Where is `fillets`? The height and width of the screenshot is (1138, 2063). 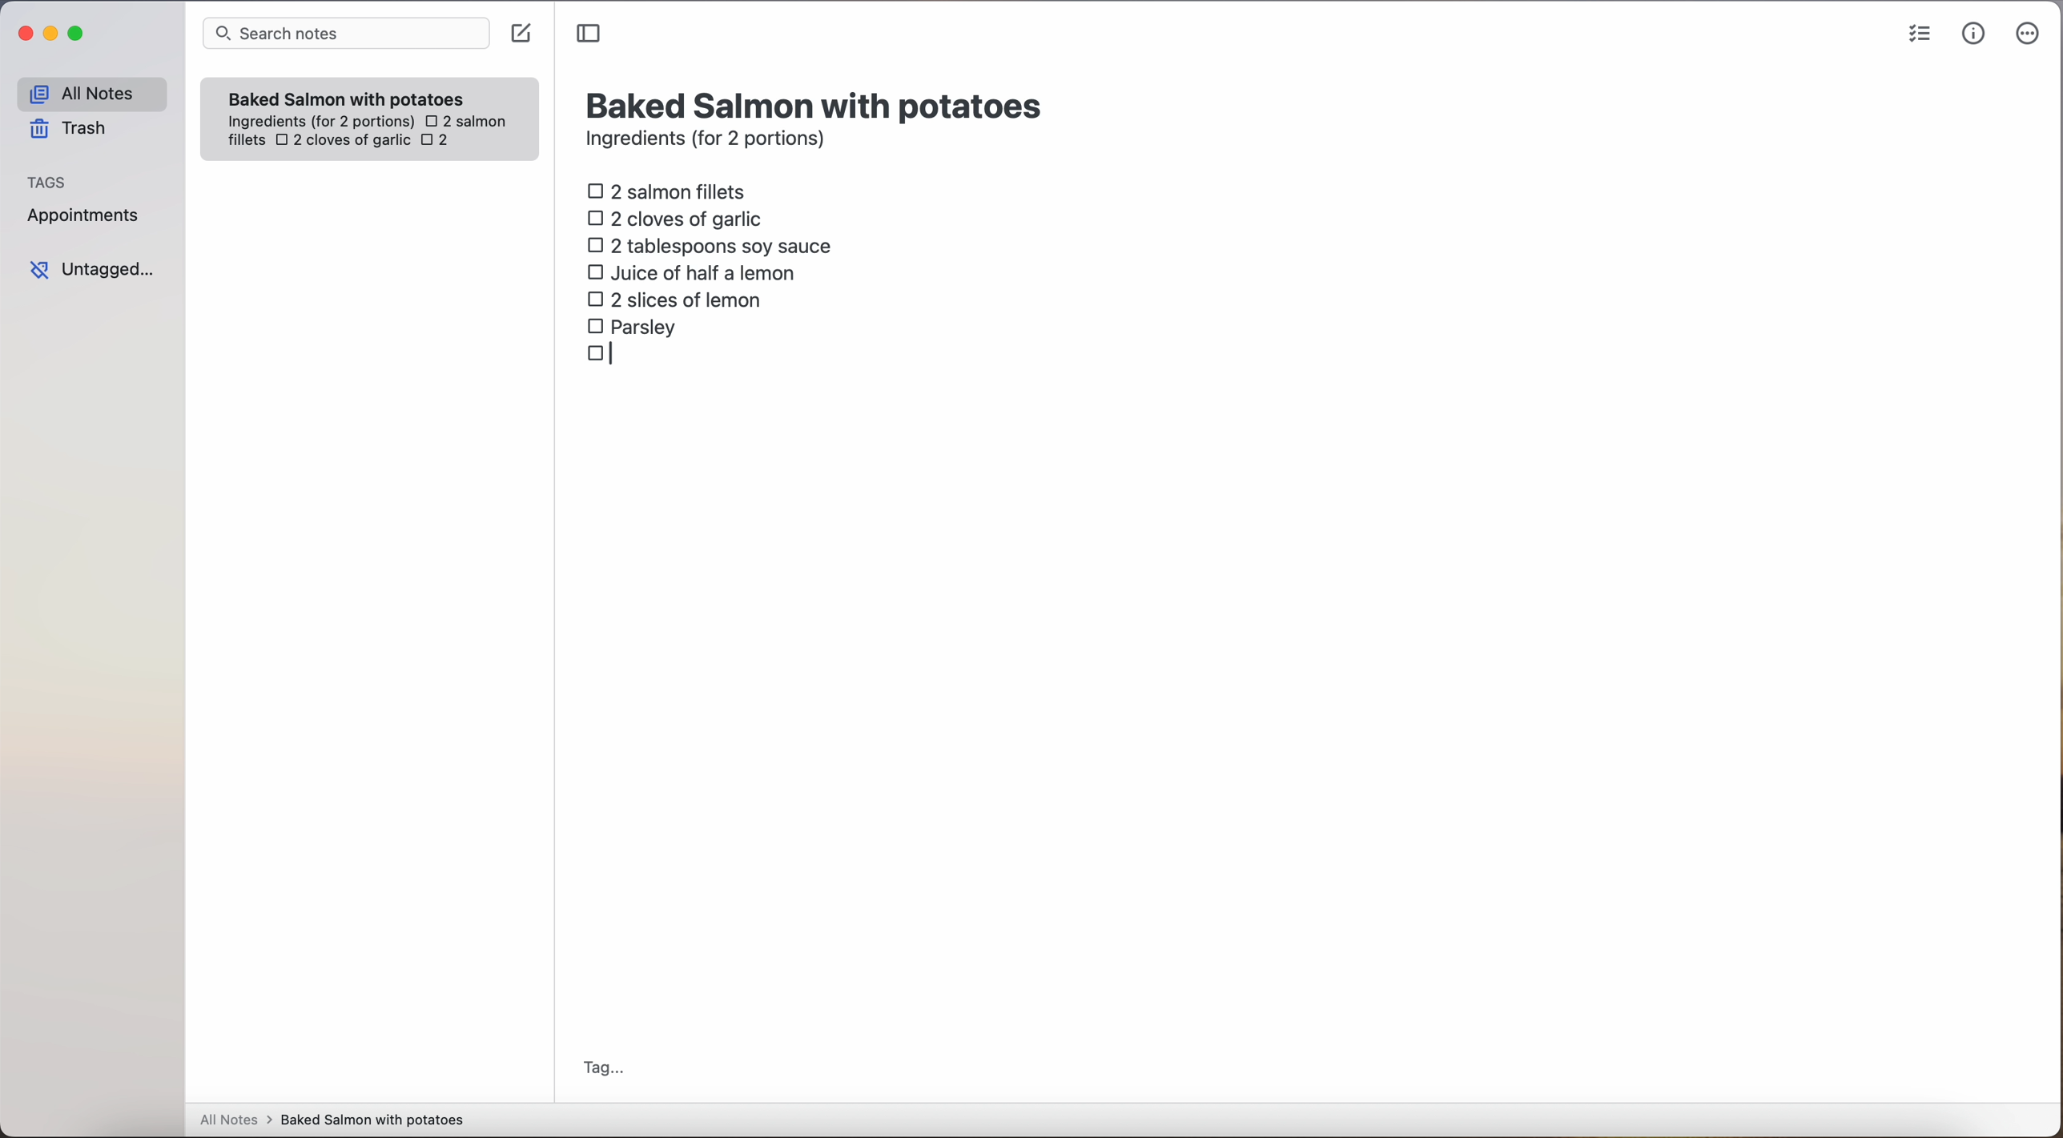
fillets is located at coordinates (247, 141).